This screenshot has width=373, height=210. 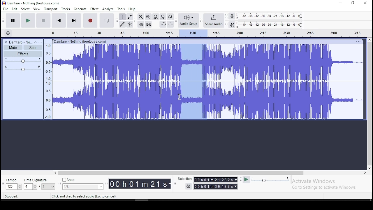 What do you see at coordinates (2, 183) in the screenshot?
I see `` at bounding box center [2, 183].